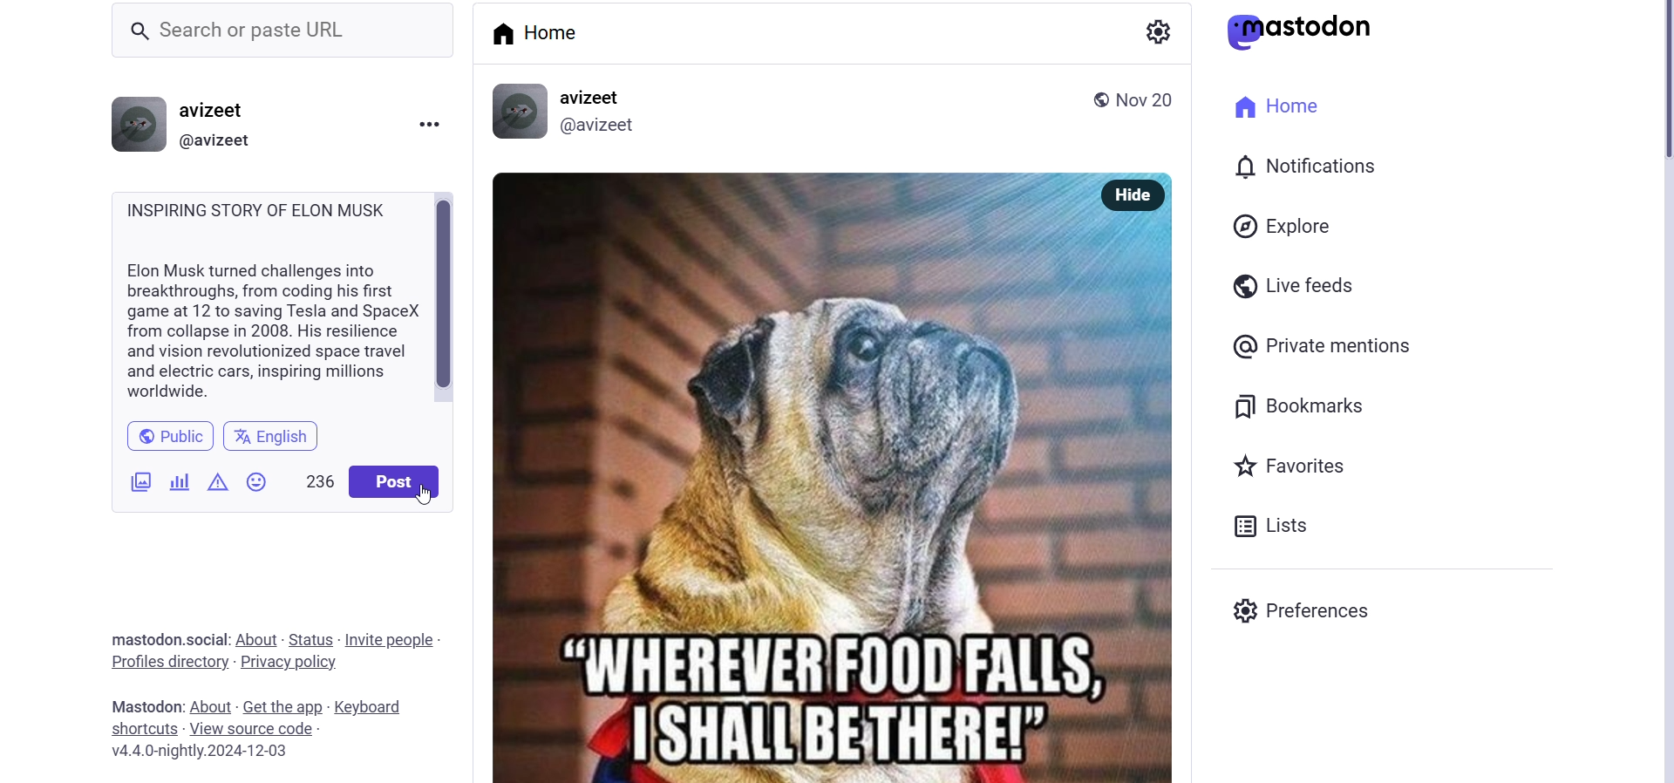 Image resolution: width=1674 pixels, height=783 pixels. Describe the element at coordinates (1664, 391) in the screenshot. I see `scroll bar` at that location.